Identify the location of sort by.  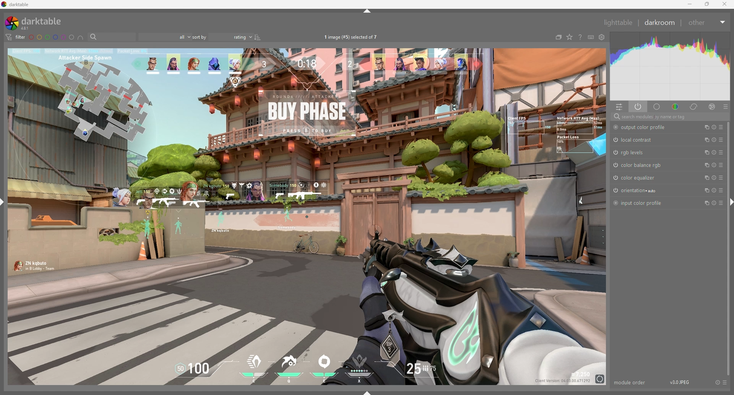
(222, 37).